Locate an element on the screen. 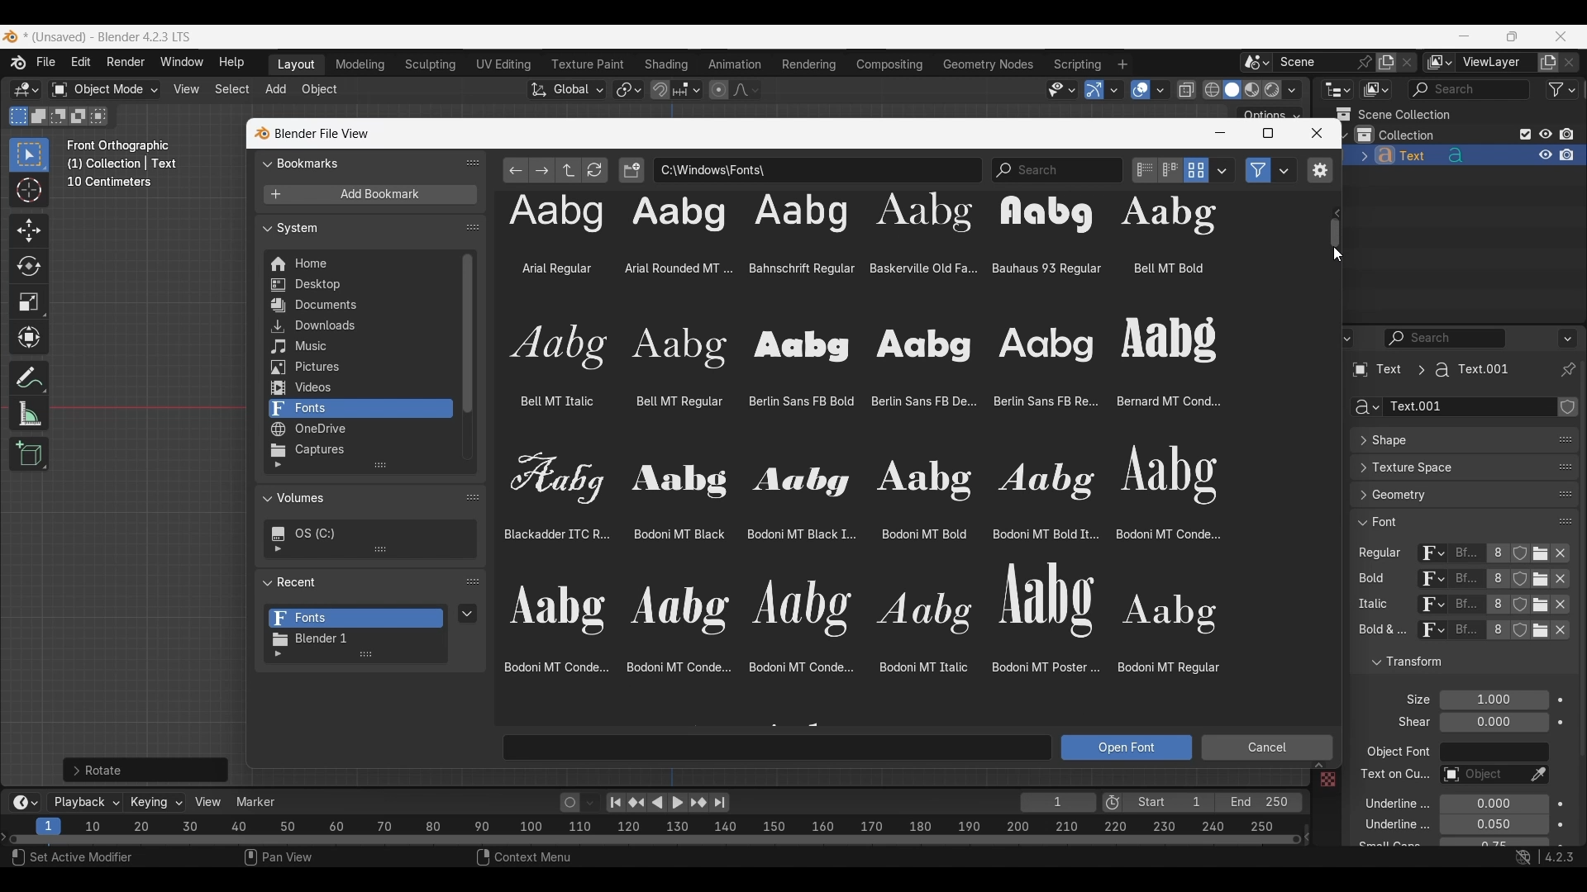 The width and height of the screenshot is (1587, 892). Browse ID data to be linked for respective attribute is located at coordinates (1432, 554).